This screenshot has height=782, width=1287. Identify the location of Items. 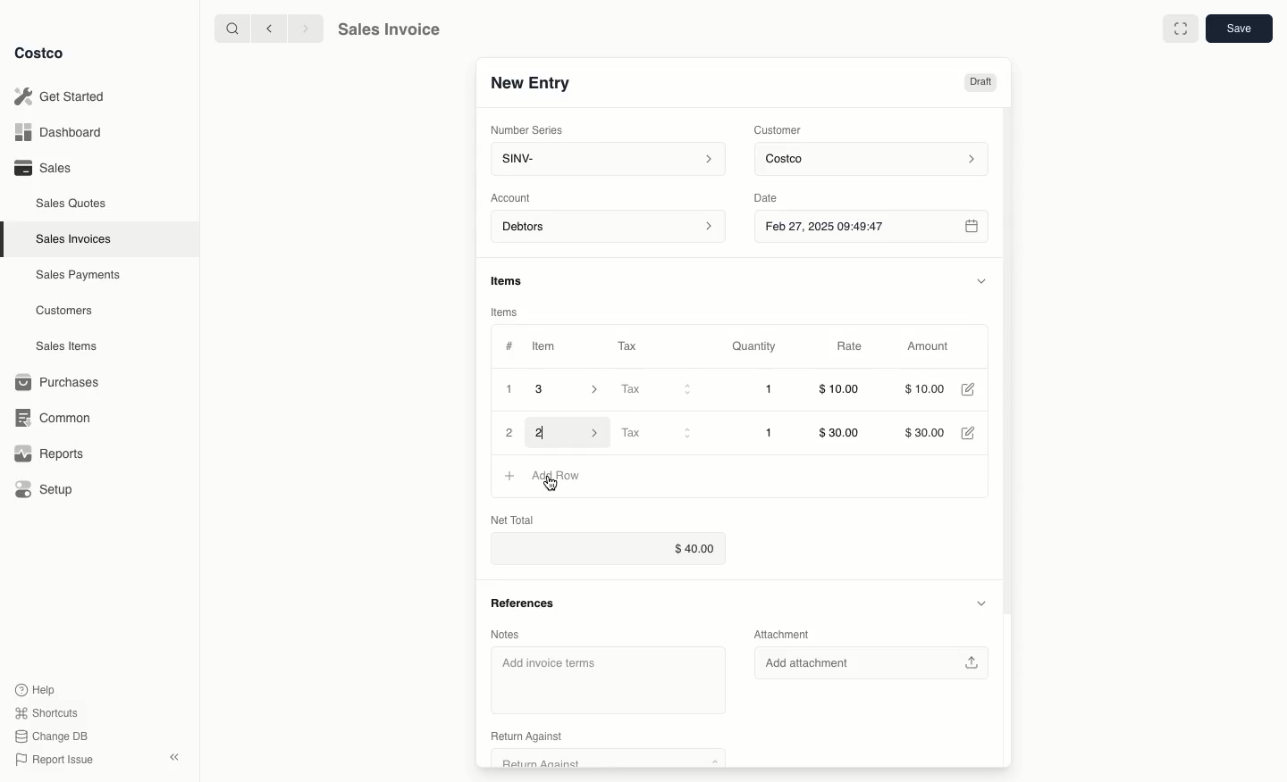
(508, 312).